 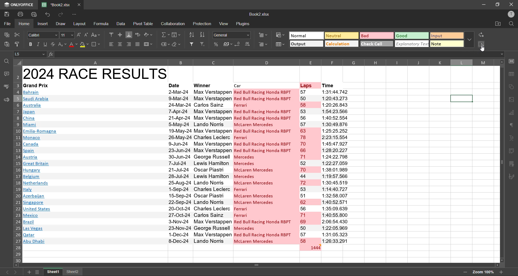 What do you see at coordinates (412, 36) in the screenshot?
I see `good` at bounding box center [412, 36].